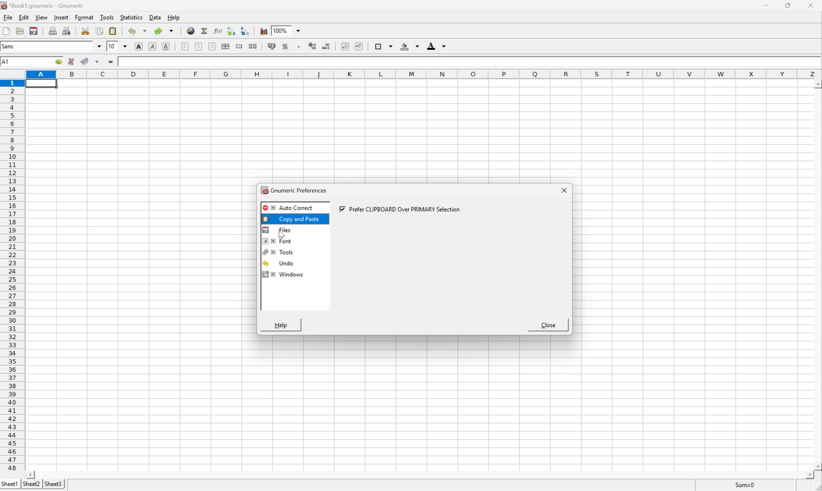 The width and height of the screenshot is (822, 491). I want to click on Cursor on files, so click(288, 232).